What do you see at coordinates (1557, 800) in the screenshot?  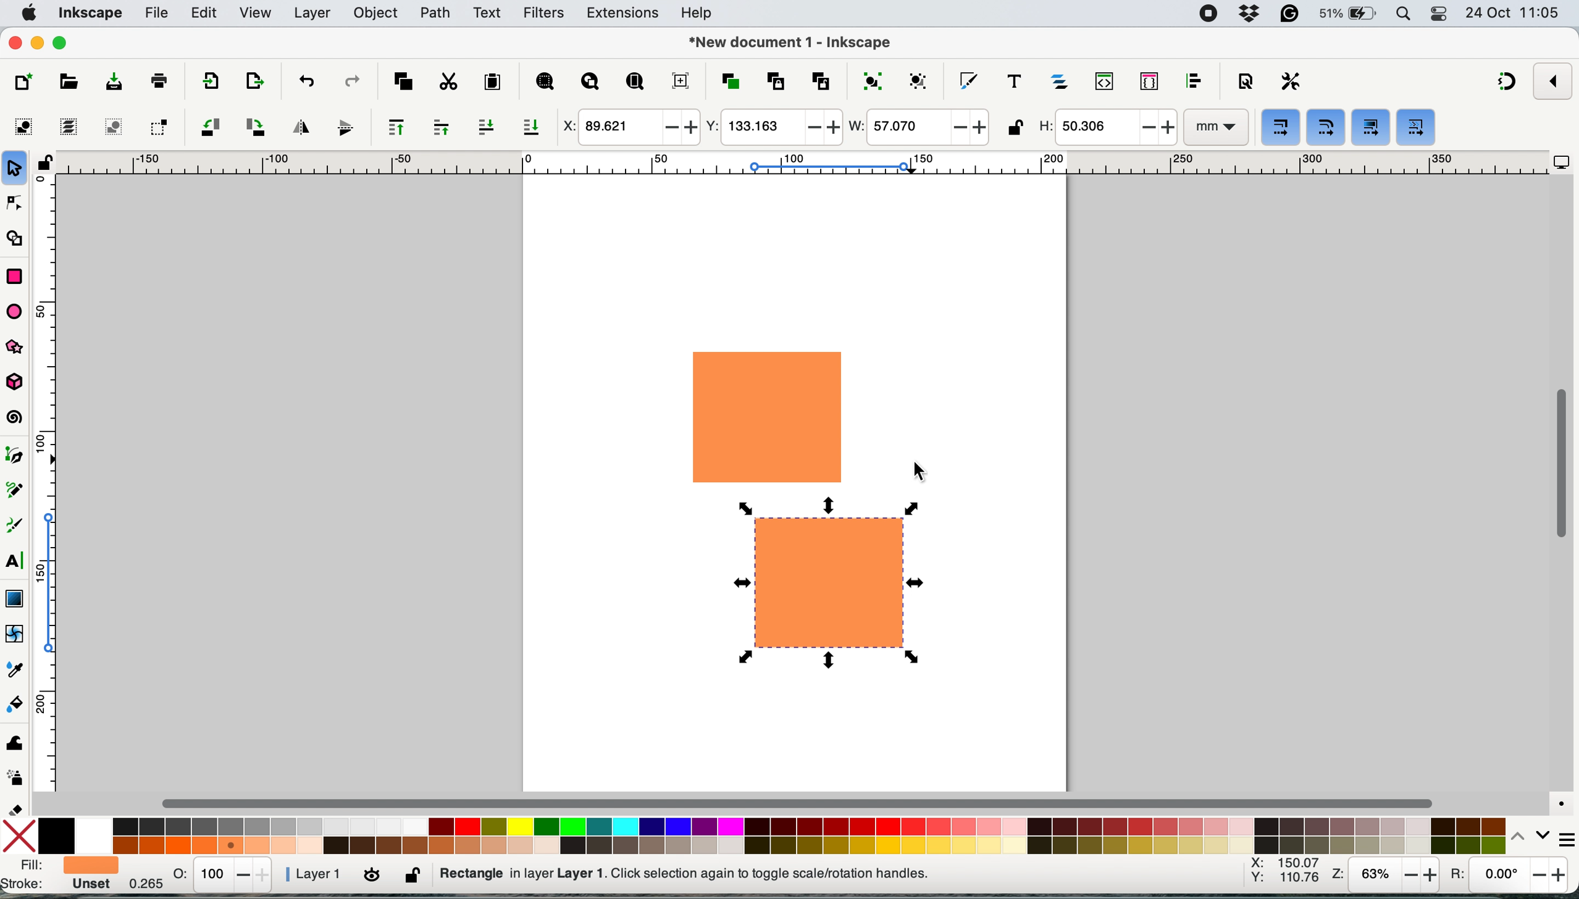 I see `color managed mode` at bounding box center [1557, 800].